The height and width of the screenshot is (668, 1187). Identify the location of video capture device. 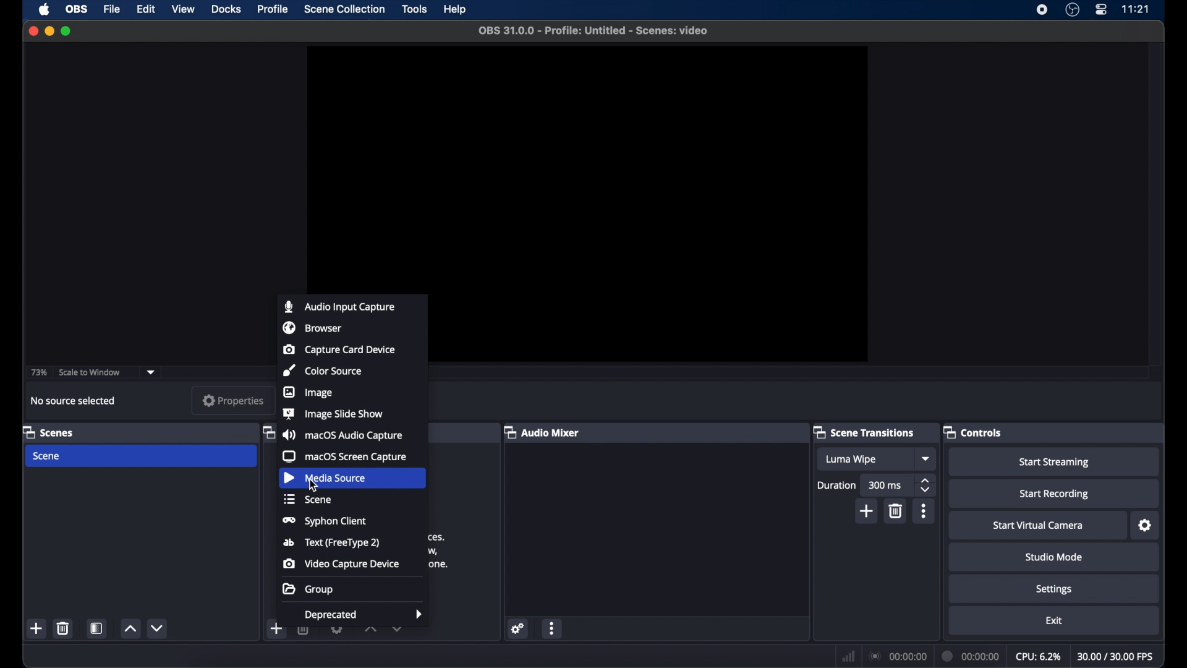
(341, 563).